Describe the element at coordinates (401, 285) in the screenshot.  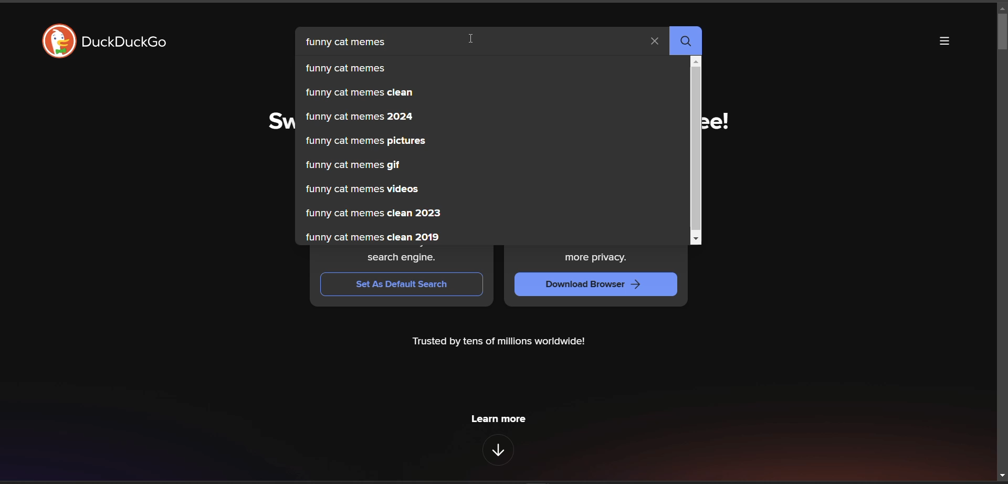
I see `Set As Default Search` at that location.